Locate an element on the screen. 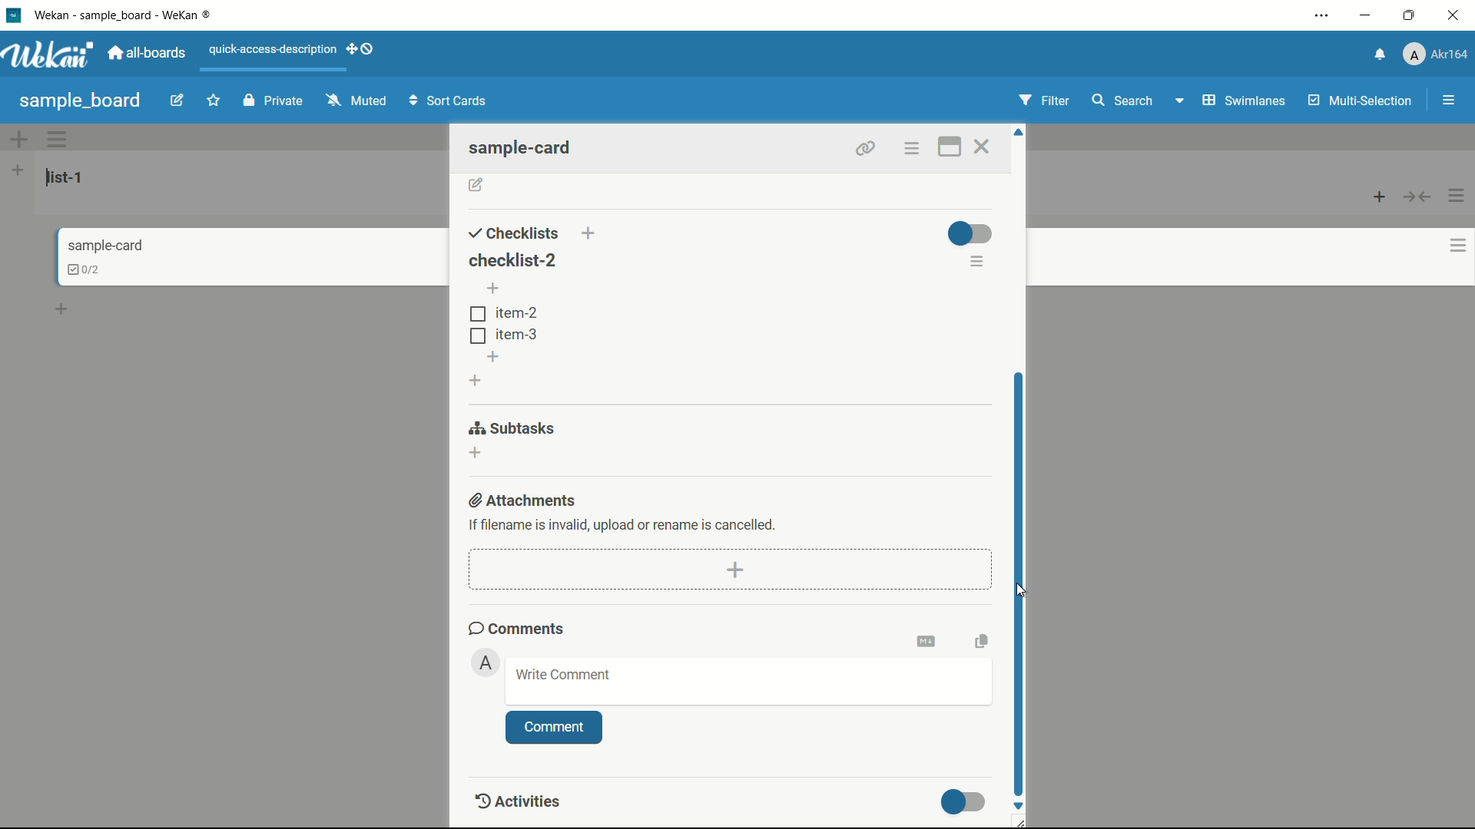  star this board is located at coordinates (214, 102).